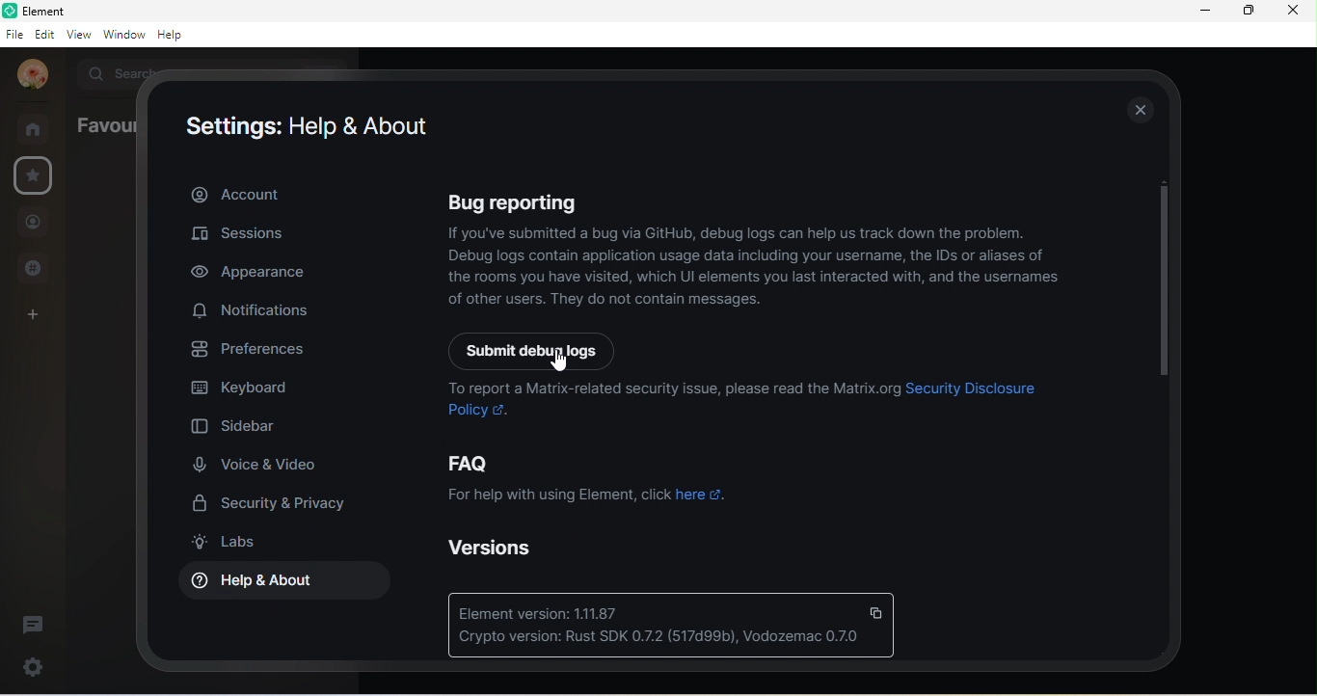 The height and width of the screenshot is (696, 1317). Describe the element at coordinates (40, 312) in the screenshot. I see `create a space` at that location.